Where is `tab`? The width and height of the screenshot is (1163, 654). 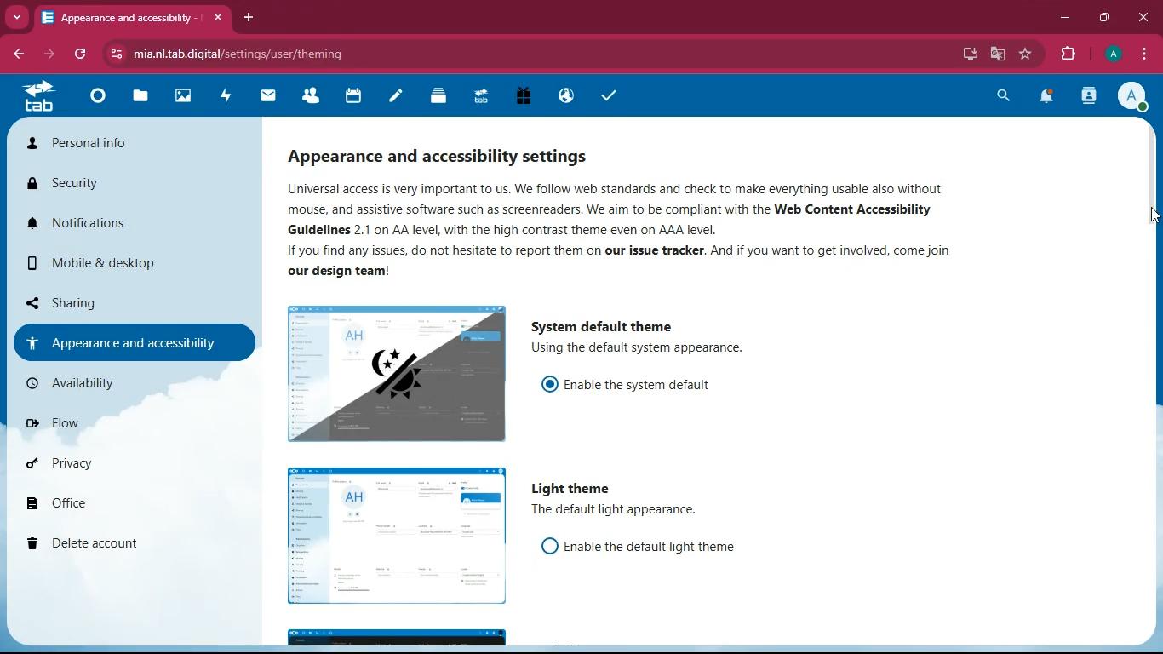 tab is located at coordinates (117, 17).